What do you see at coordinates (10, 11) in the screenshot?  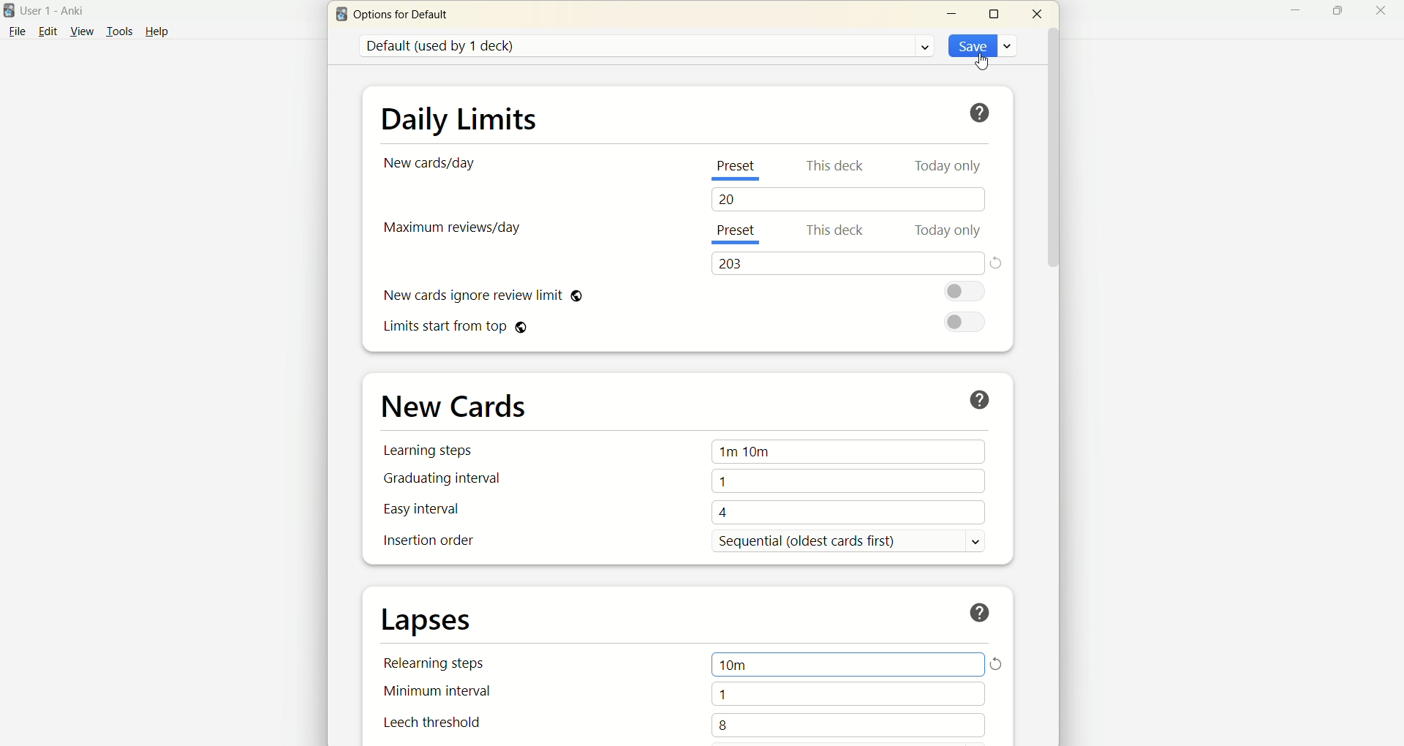 I see `logo` at bounding box center [10, 11].